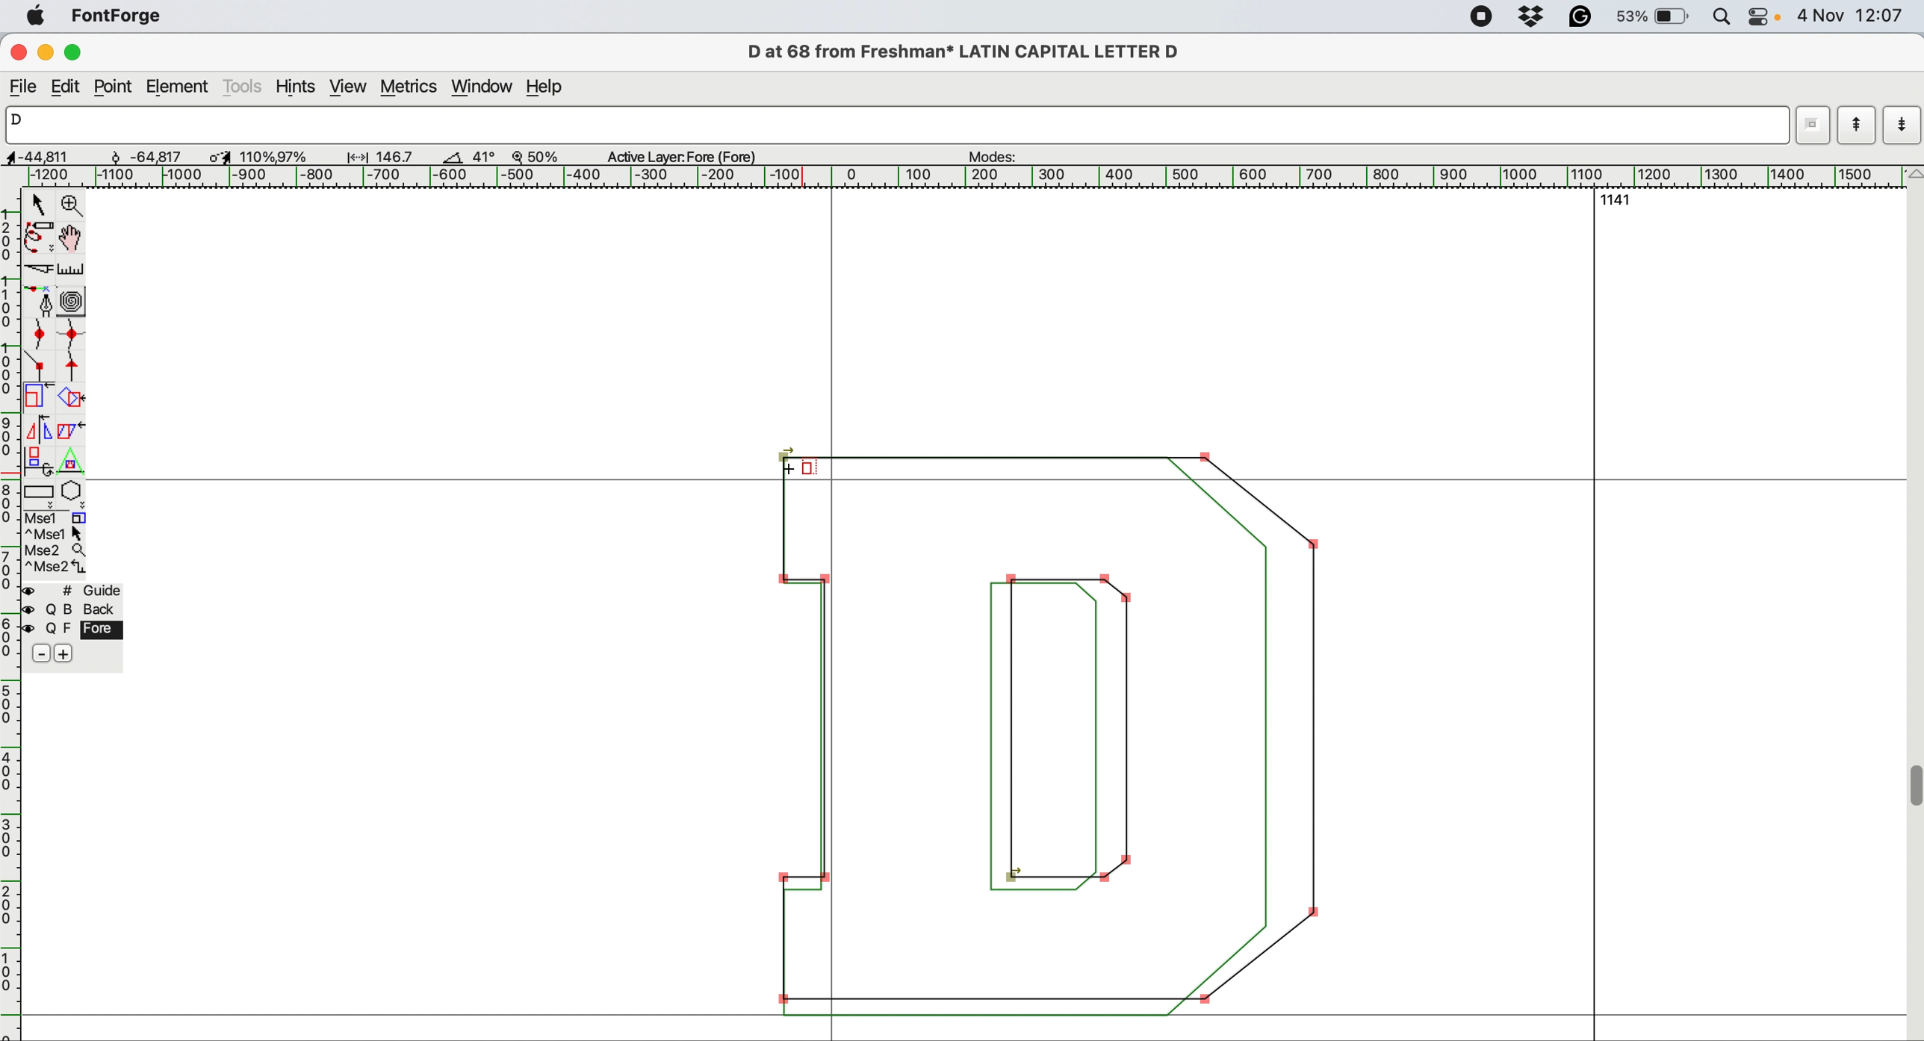  I want to click on draw by hand, so click(72, 240).